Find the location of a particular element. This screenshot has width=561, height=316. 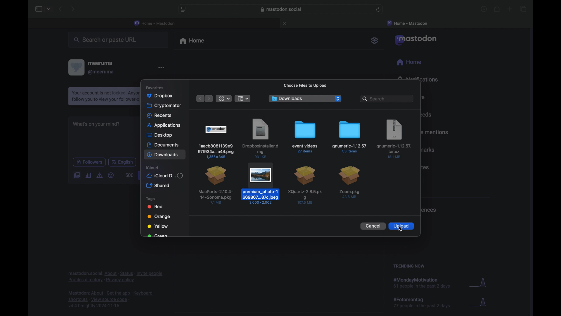

word  count is located at coordinates (129, 175).